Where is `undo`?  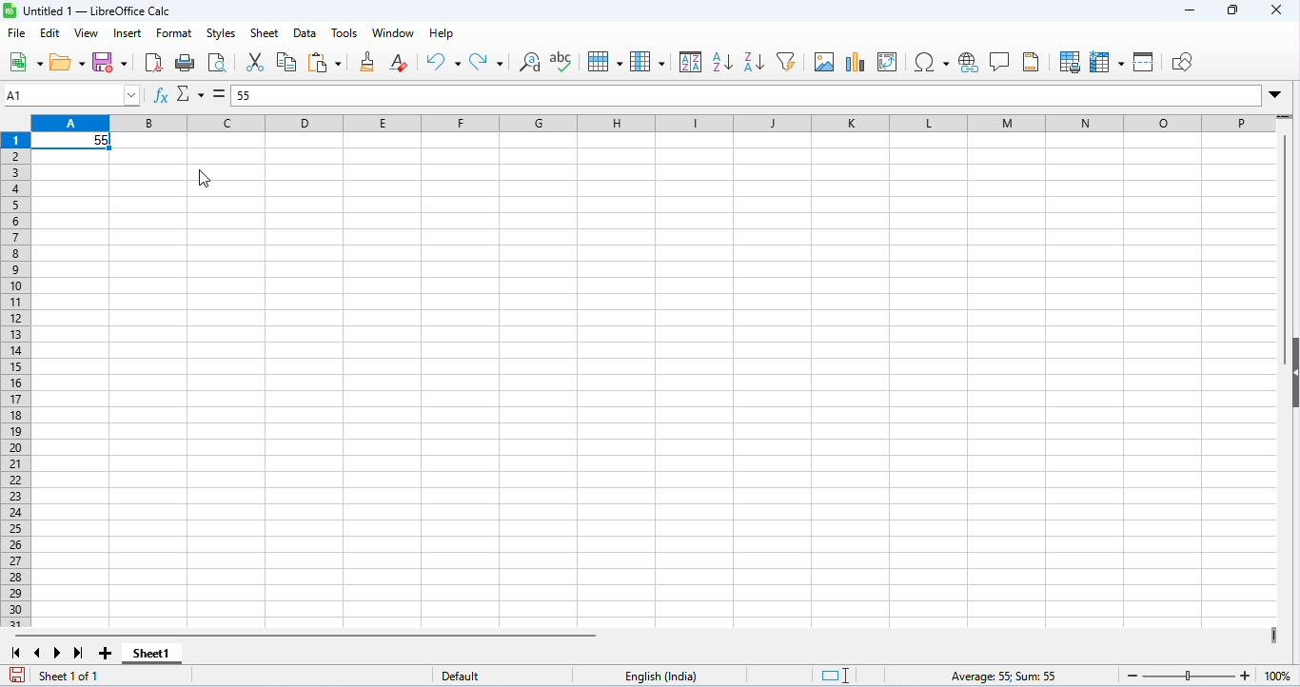 undo is located at coordinates (443, 62).